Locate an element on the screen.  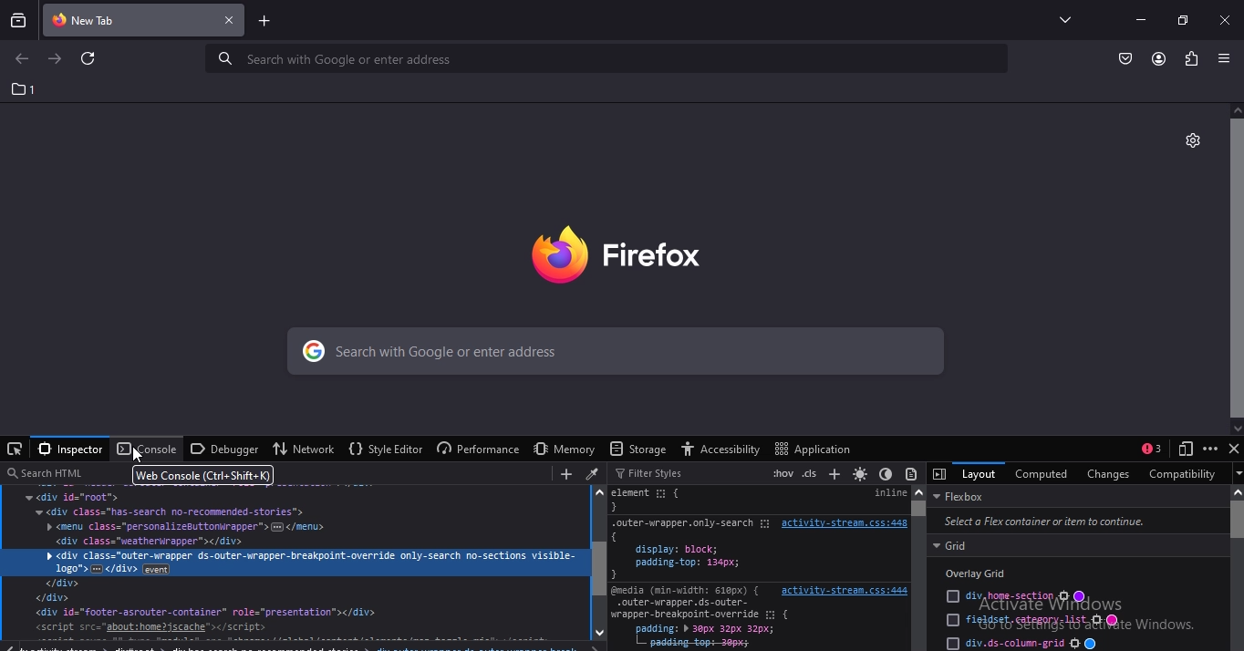
text is located at coordinates (1065, 568).